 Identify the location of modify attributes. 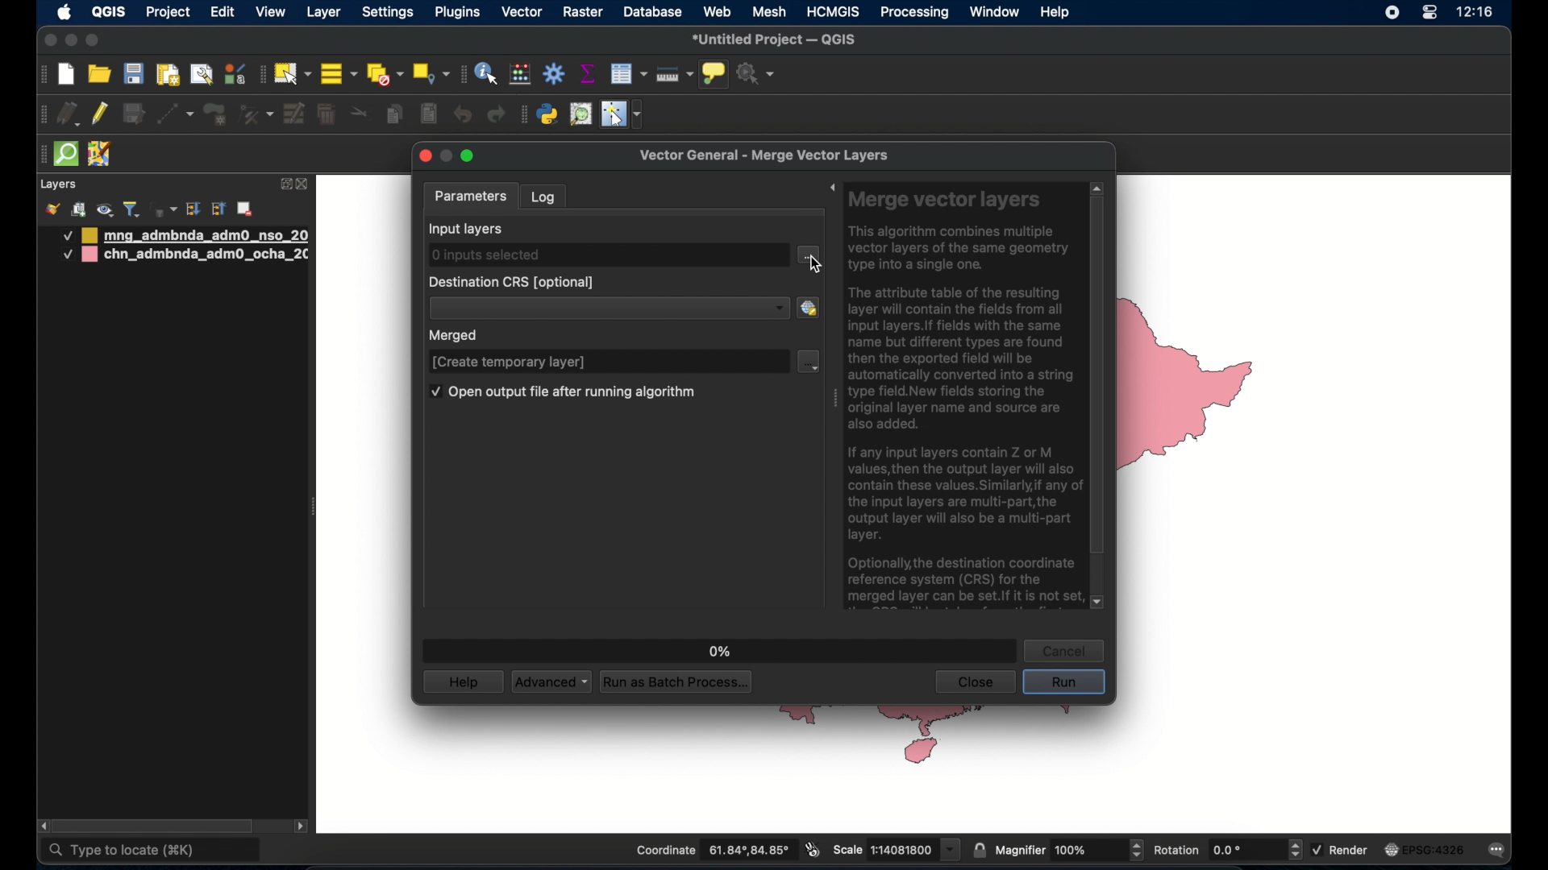
(295, 114).